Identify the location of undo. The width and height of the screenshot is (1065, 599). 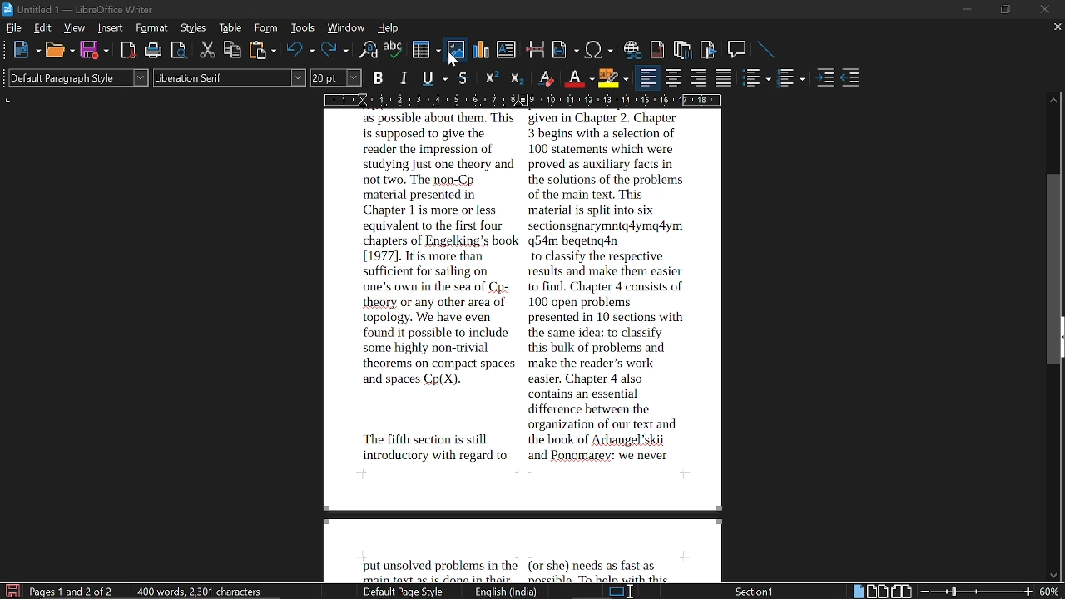
(299, 49).